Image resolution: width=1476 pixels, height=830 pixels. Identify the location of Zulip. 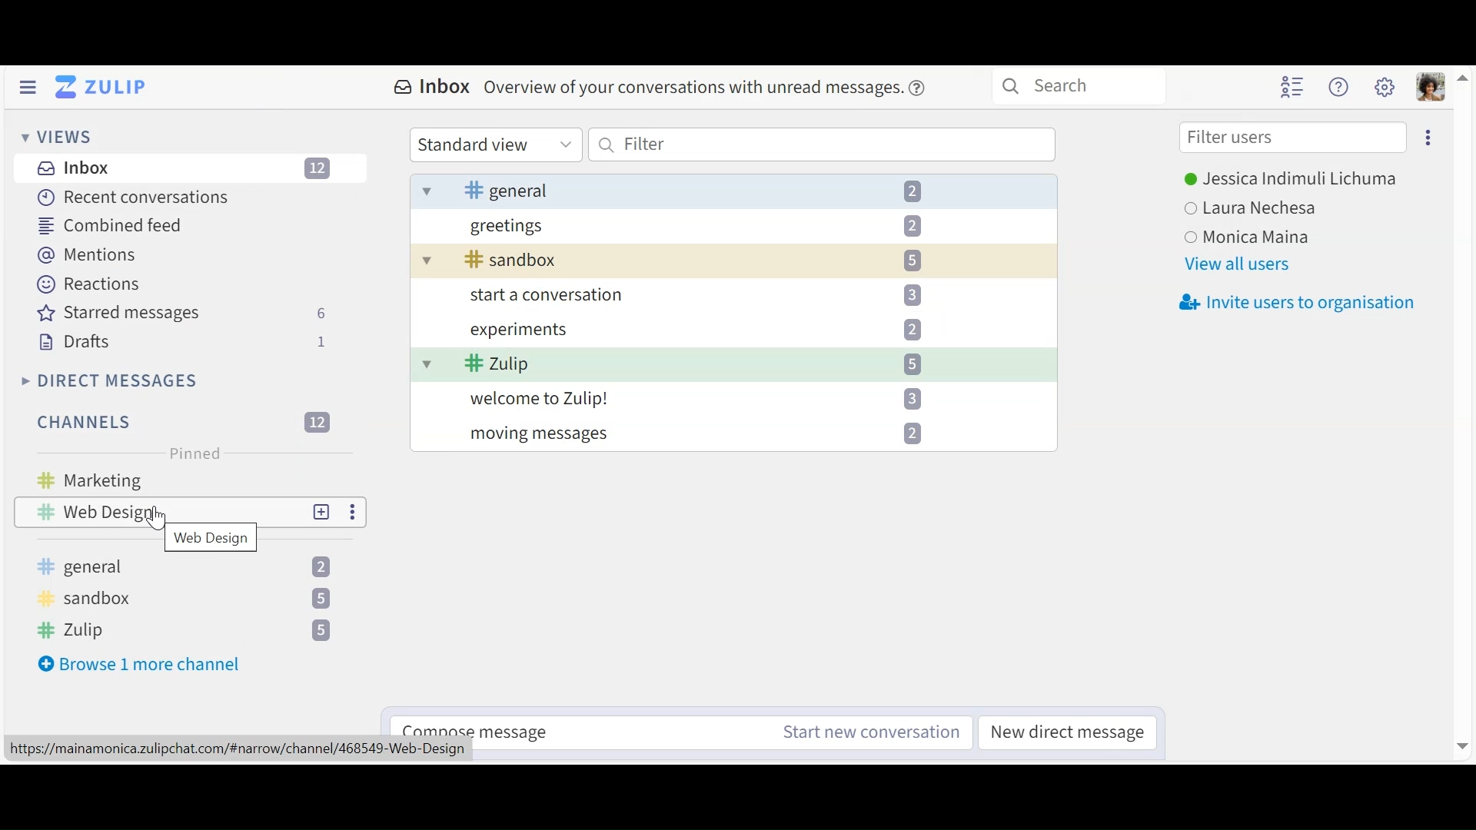
(729, 362).